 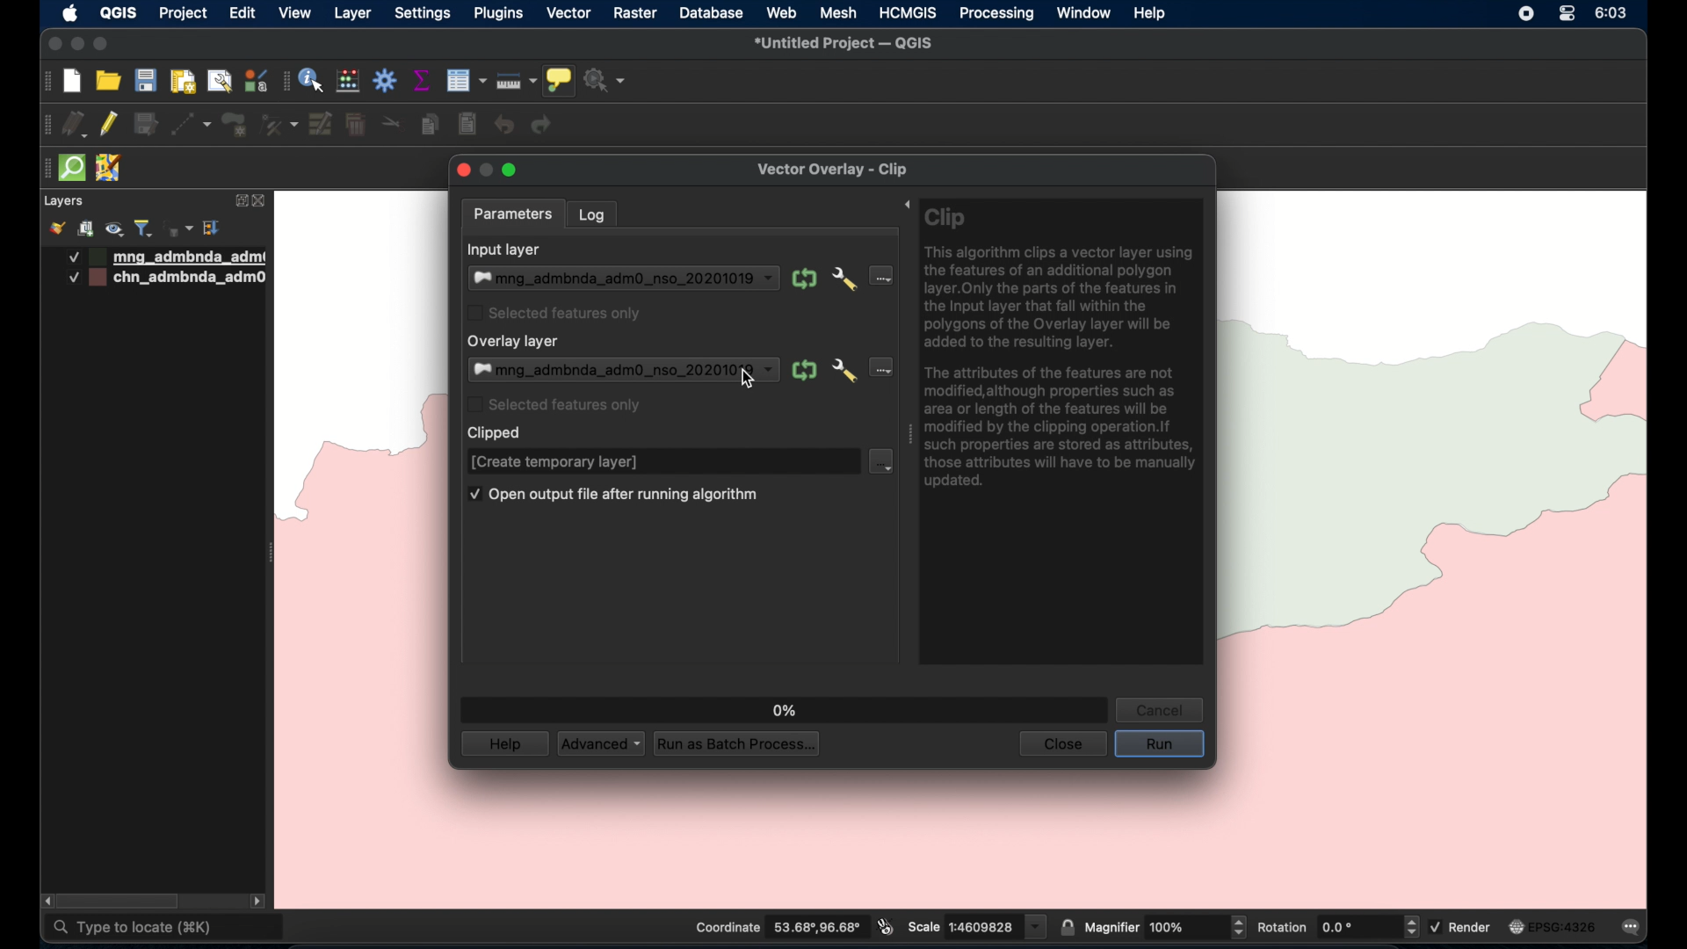 What do you see at coordinates (191, 125) in the screenshot?
I see `digitize with segment` at bounding box center [191, 125].